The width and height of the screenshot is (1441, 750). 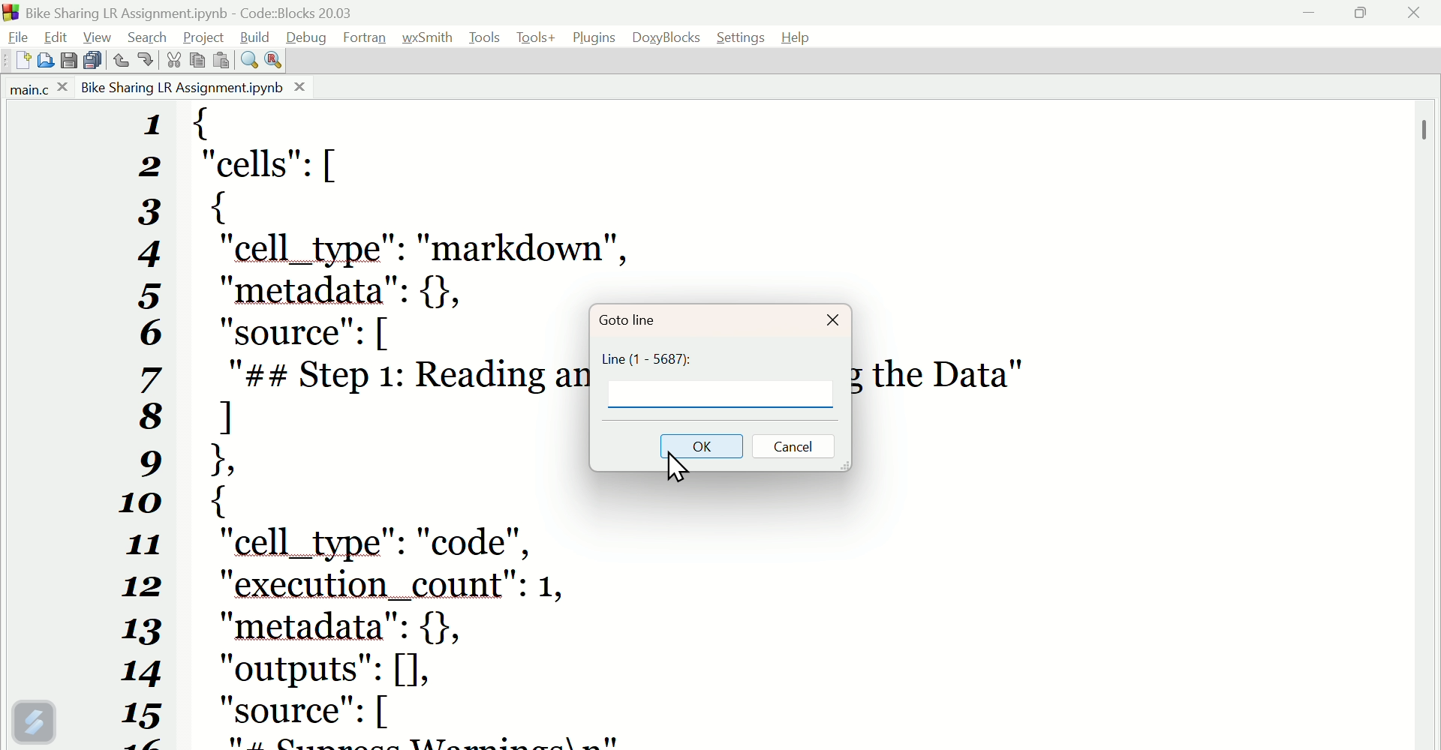 I want to click on Undo, so click(x=122, y=60).